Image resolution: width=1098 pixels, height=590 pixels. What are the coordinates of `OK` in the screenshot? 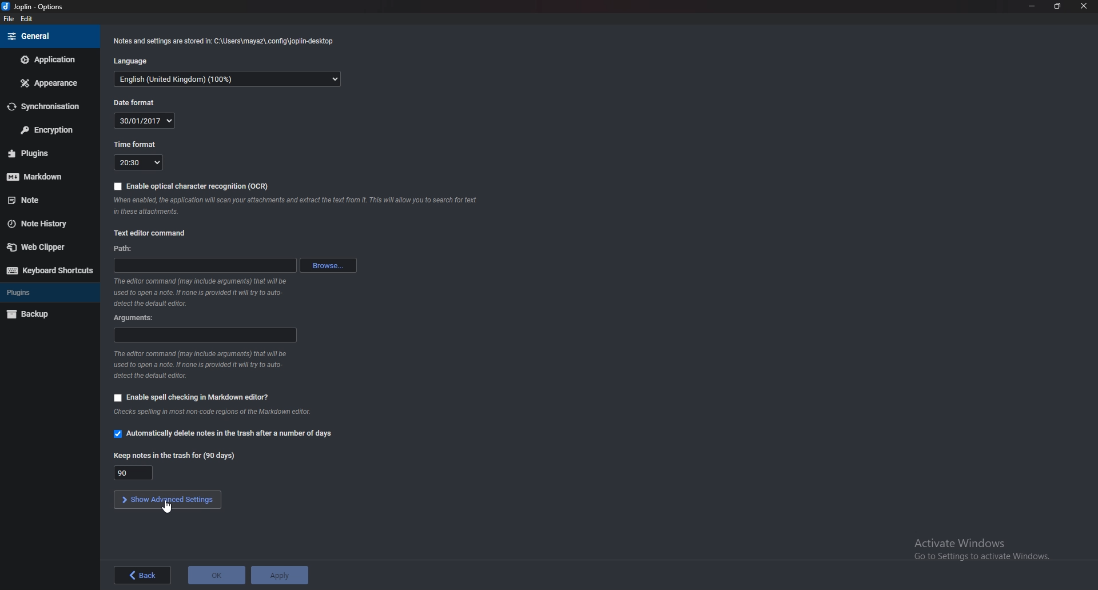 It's located at (217, 575).